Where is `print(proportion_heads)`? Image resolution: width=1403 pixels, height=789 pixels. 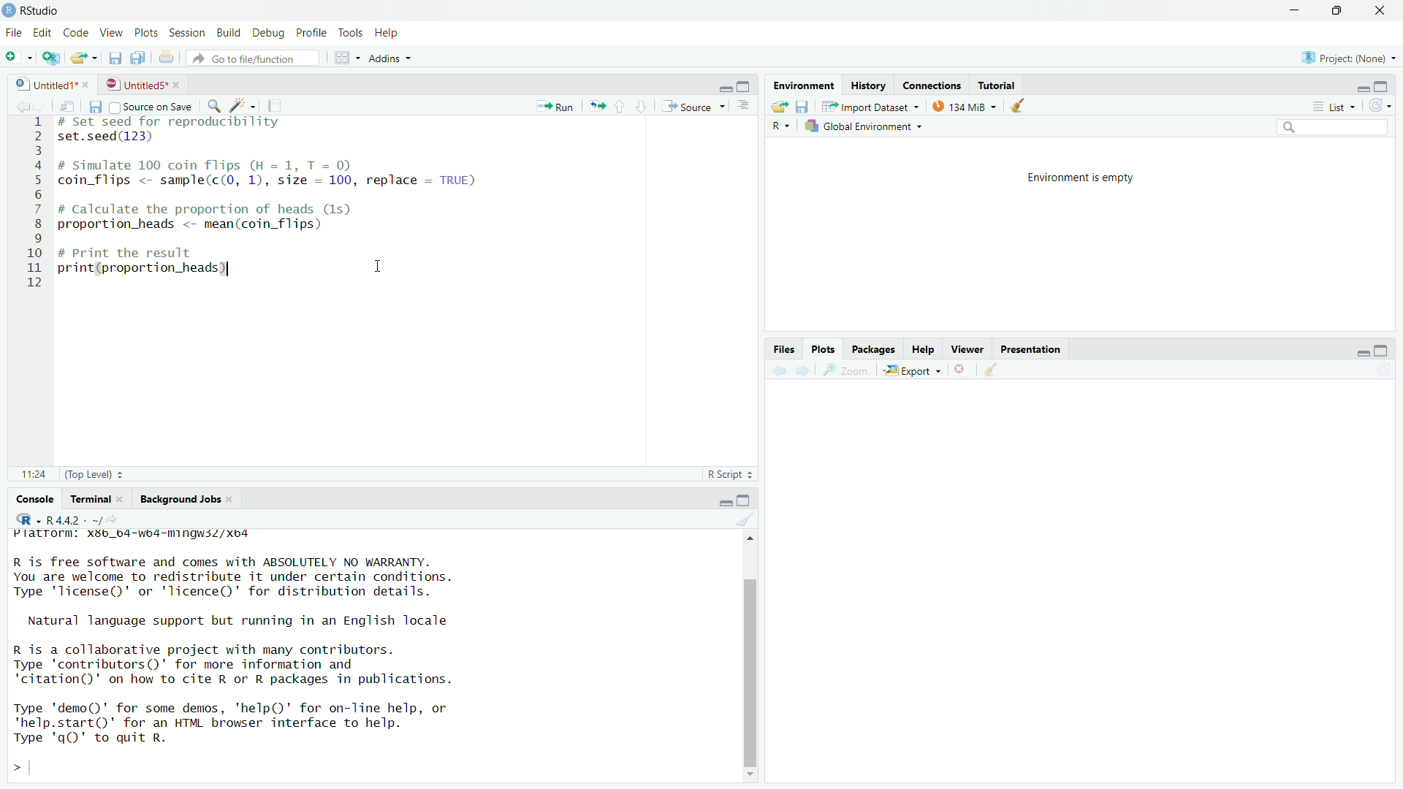
print(proportion_heads) is located at coordinates (151, 269).